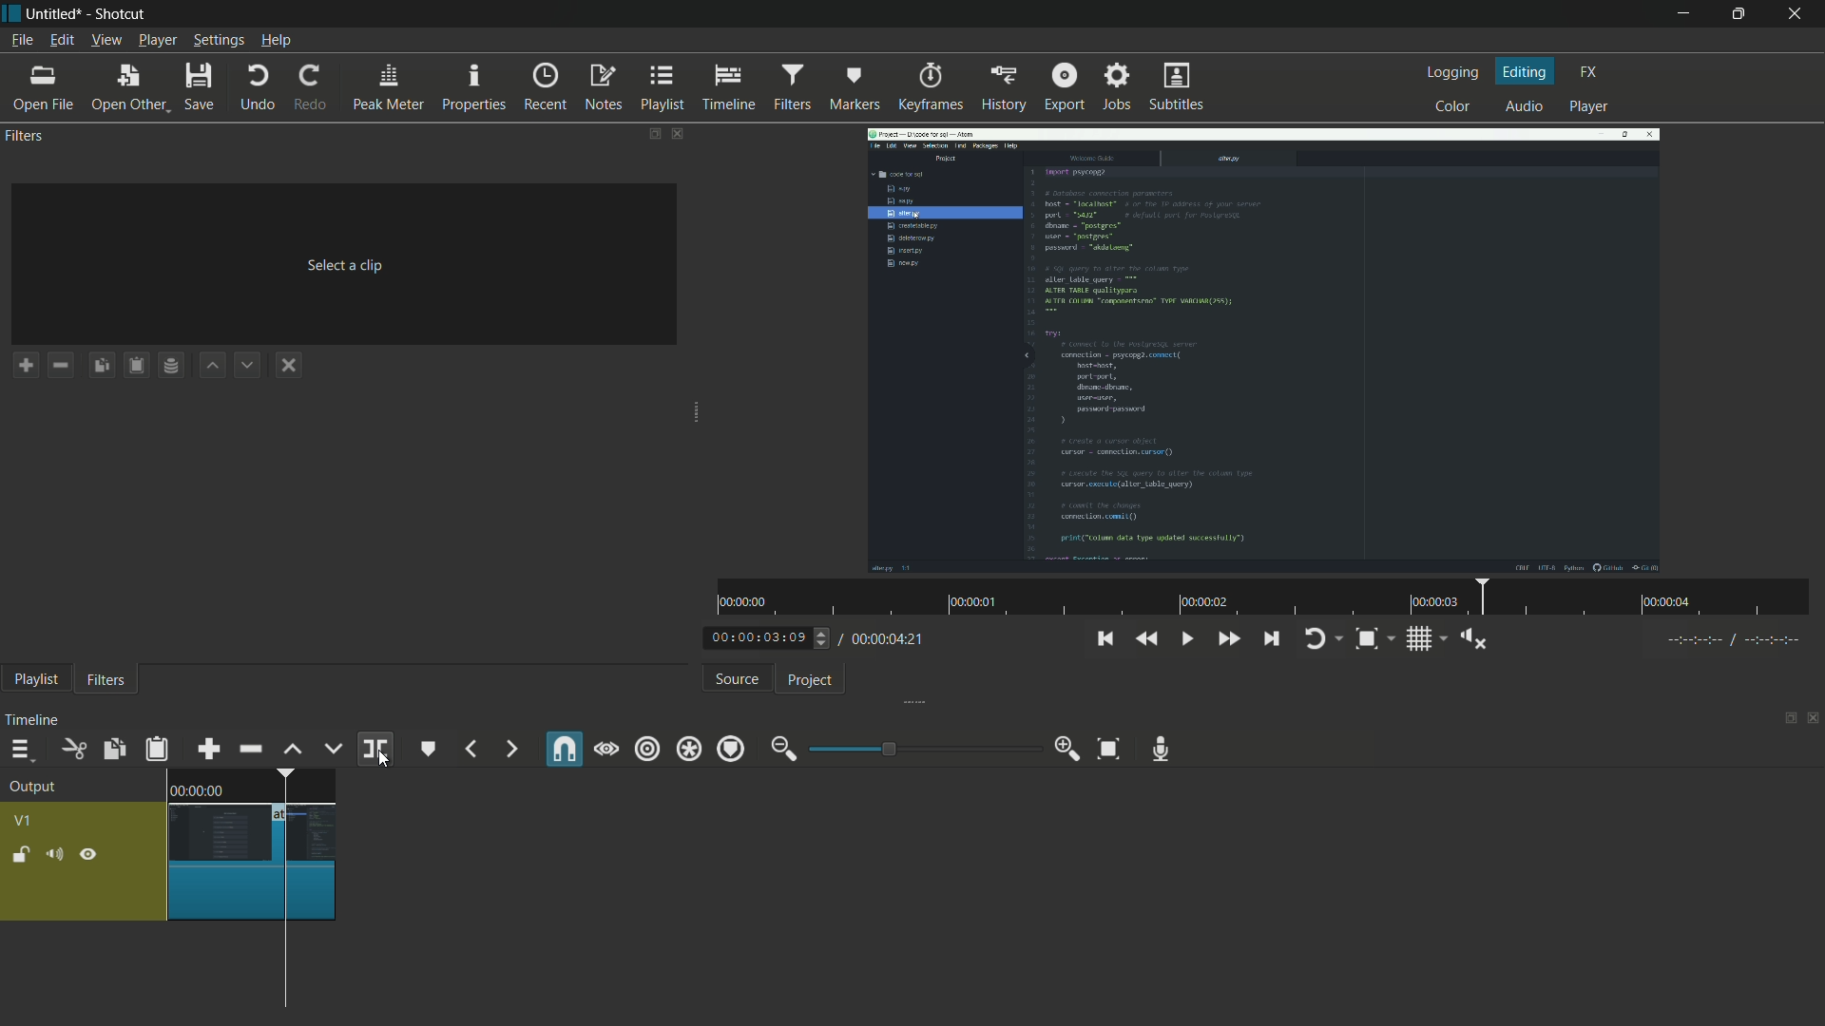  I want to click on logging, so click(1453, 71).